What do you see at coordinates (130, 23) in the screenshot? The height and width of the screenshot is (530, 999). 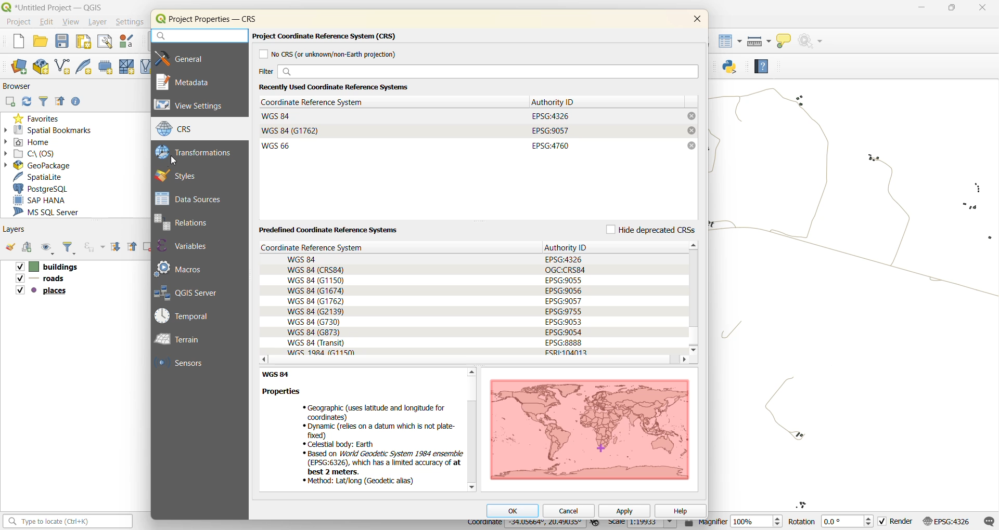 I see `settings` at bounding box center [130, 23].